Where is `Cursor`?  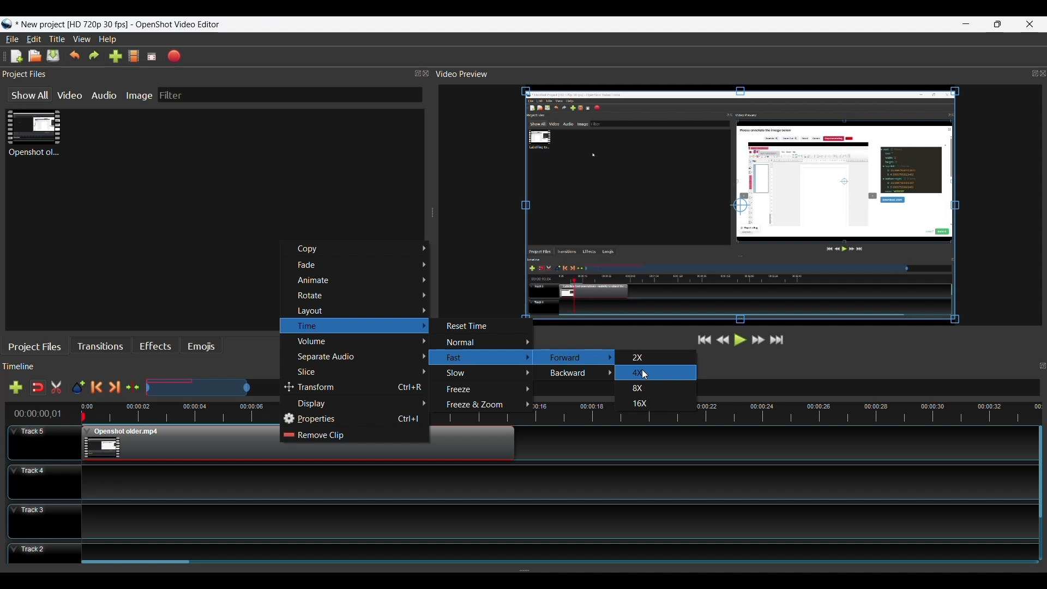
Cursor is located at coordinates (645, 375).